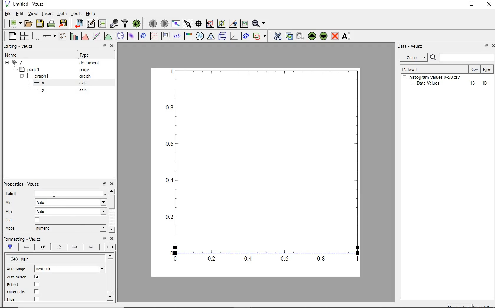 Image resolution: width=495 pixels, height=308 pixels. I want to click on fit a function to data, so click(97, 36).